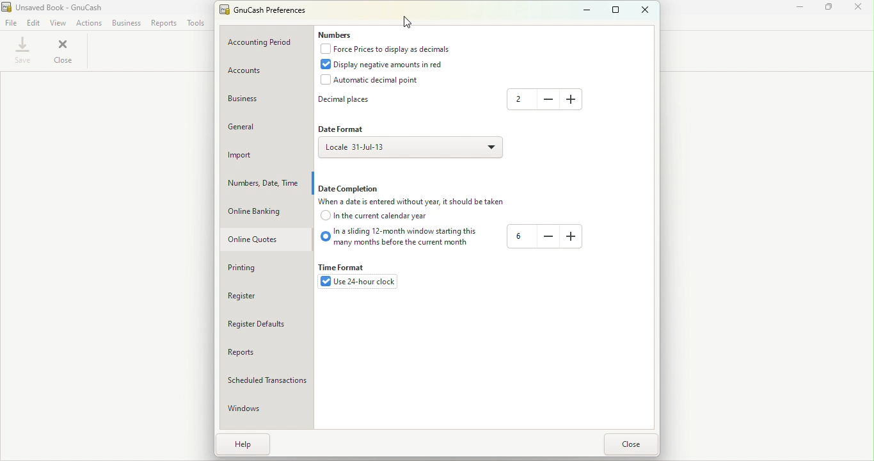 This screenshot has height=461, width=874. I want to click on Business, so click(127, 24).